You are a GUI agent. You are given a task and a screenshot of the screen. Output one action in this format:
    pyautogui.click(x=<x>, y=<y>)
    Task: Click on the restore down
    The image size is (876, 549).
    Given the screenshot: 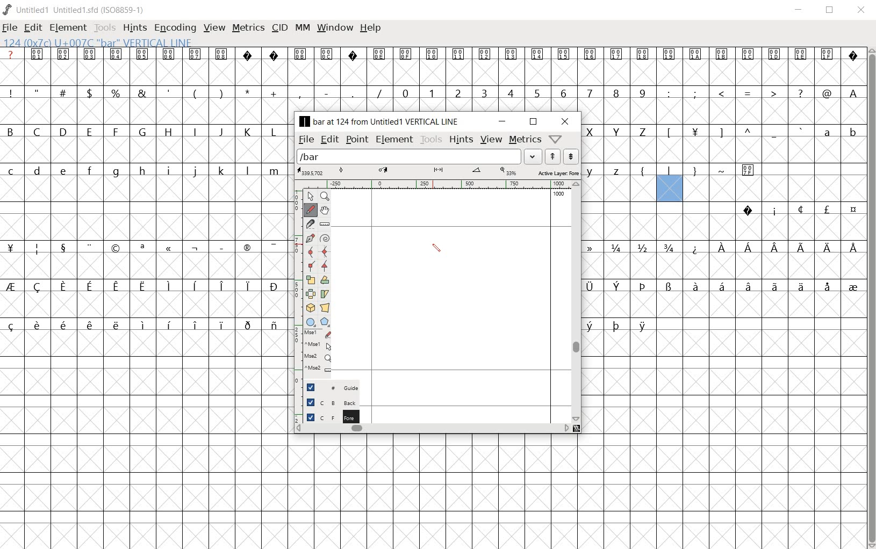 What is the action you would take?
    pyautogui.click(x=830, y=10)
    